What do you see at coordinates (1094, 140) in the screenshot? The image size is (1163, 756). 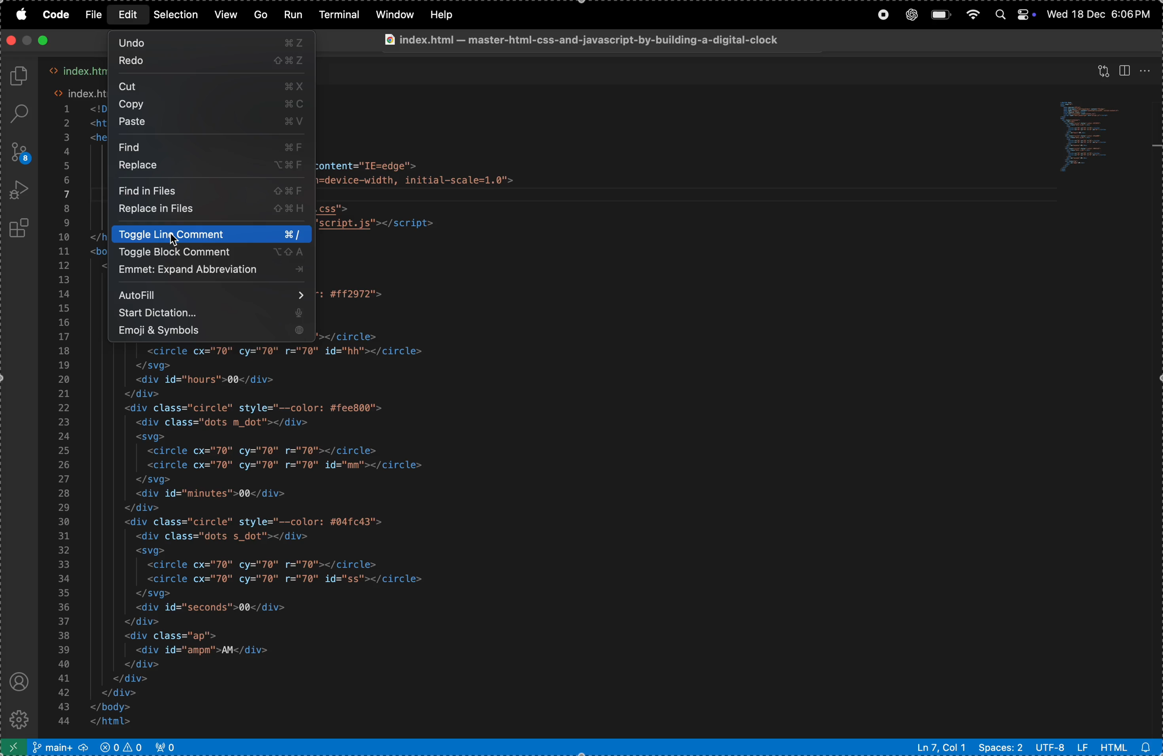 I see `code window` at bounding box center [1094, 140].